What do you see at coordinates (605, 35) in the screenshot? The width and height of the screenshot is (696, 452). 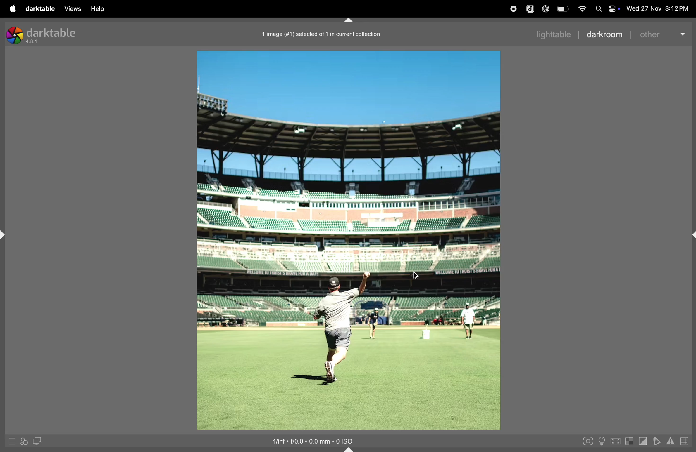 I see `darkroom` at bounding box center [605, 35].